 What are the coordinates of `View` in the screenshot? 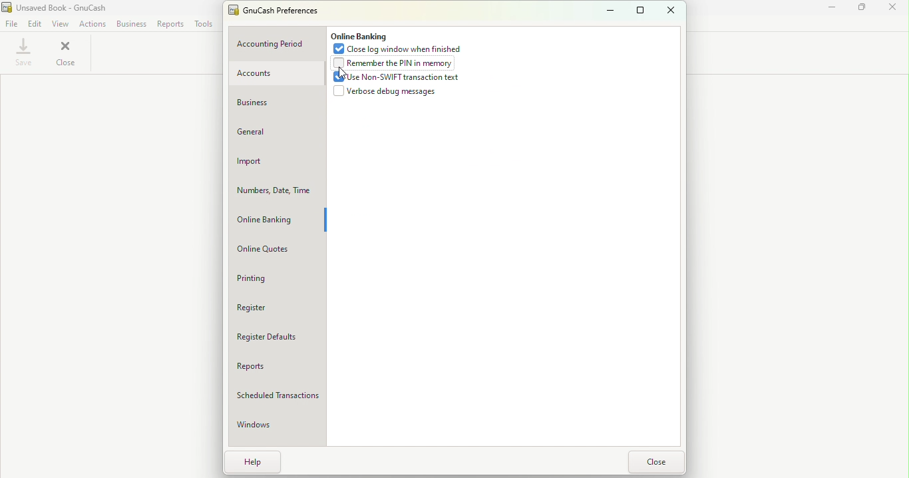 It's located at (59, 24).